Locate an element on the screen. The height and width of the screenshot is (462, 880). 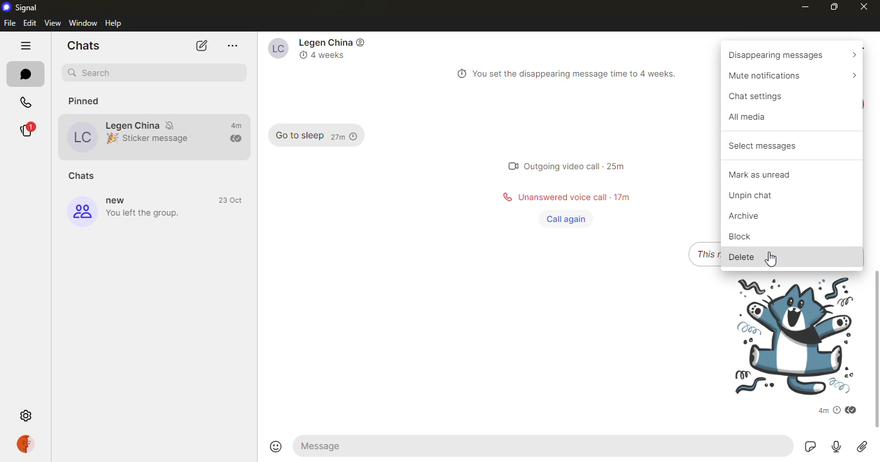
scroll bar is located at coordinates (876, 351).